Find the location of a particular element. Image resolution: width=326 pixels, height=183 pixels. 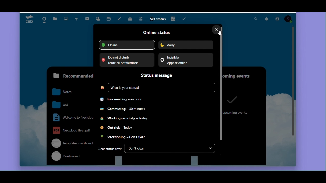

What's your status is located at coordinates (157, 88).